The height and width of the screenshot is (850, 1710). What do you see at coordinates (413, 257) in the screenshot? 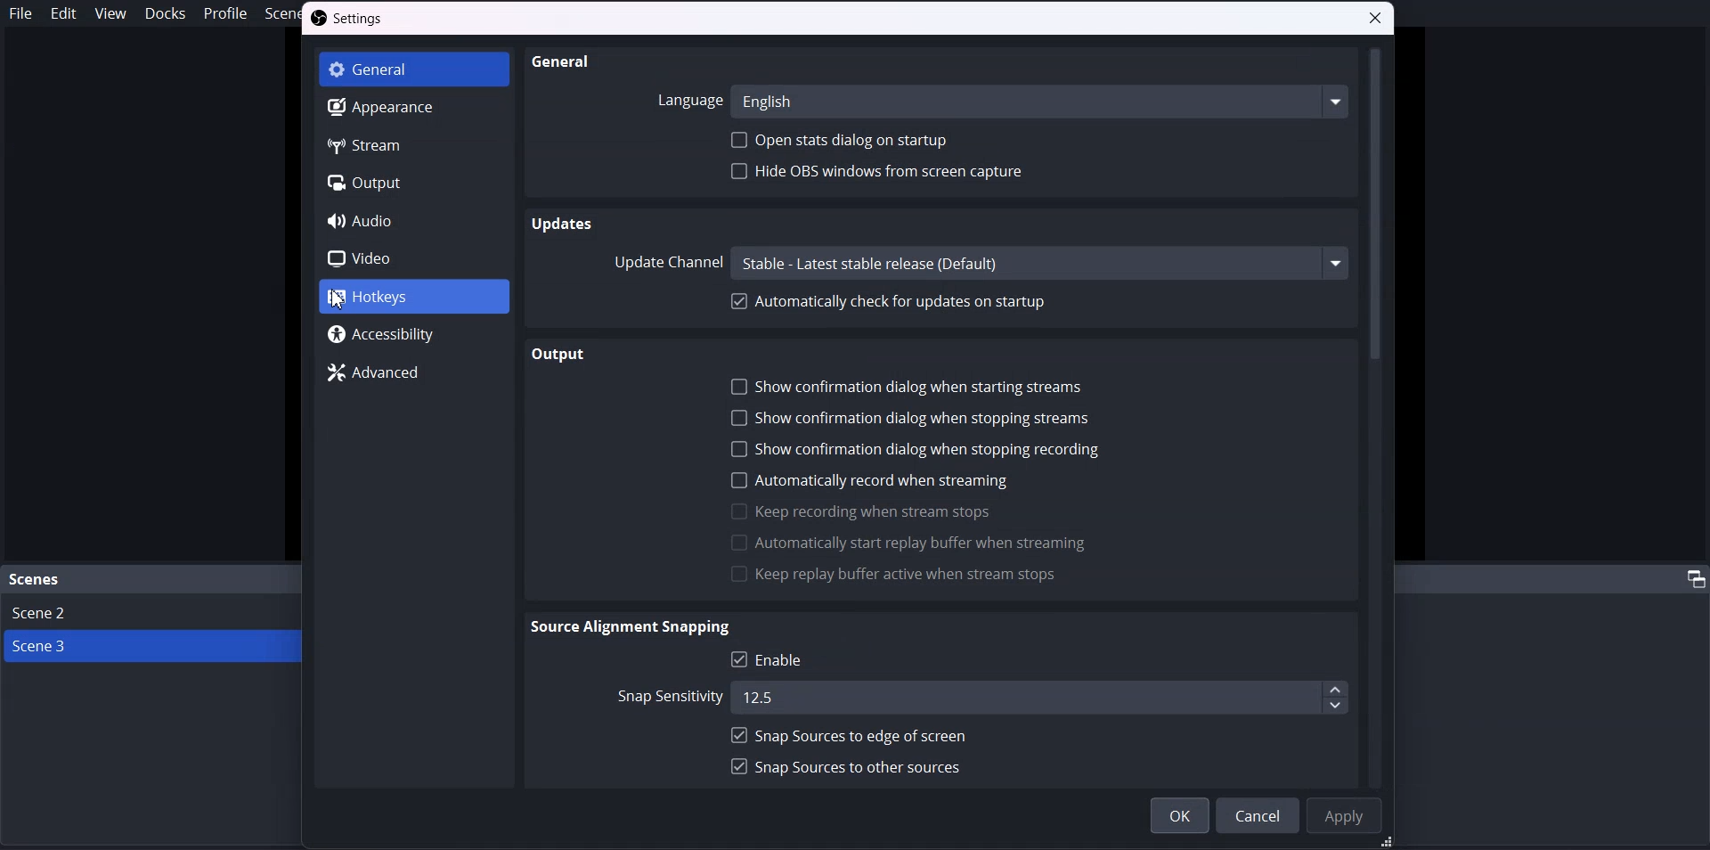
I see `Video` at bounding box center [413, 257].